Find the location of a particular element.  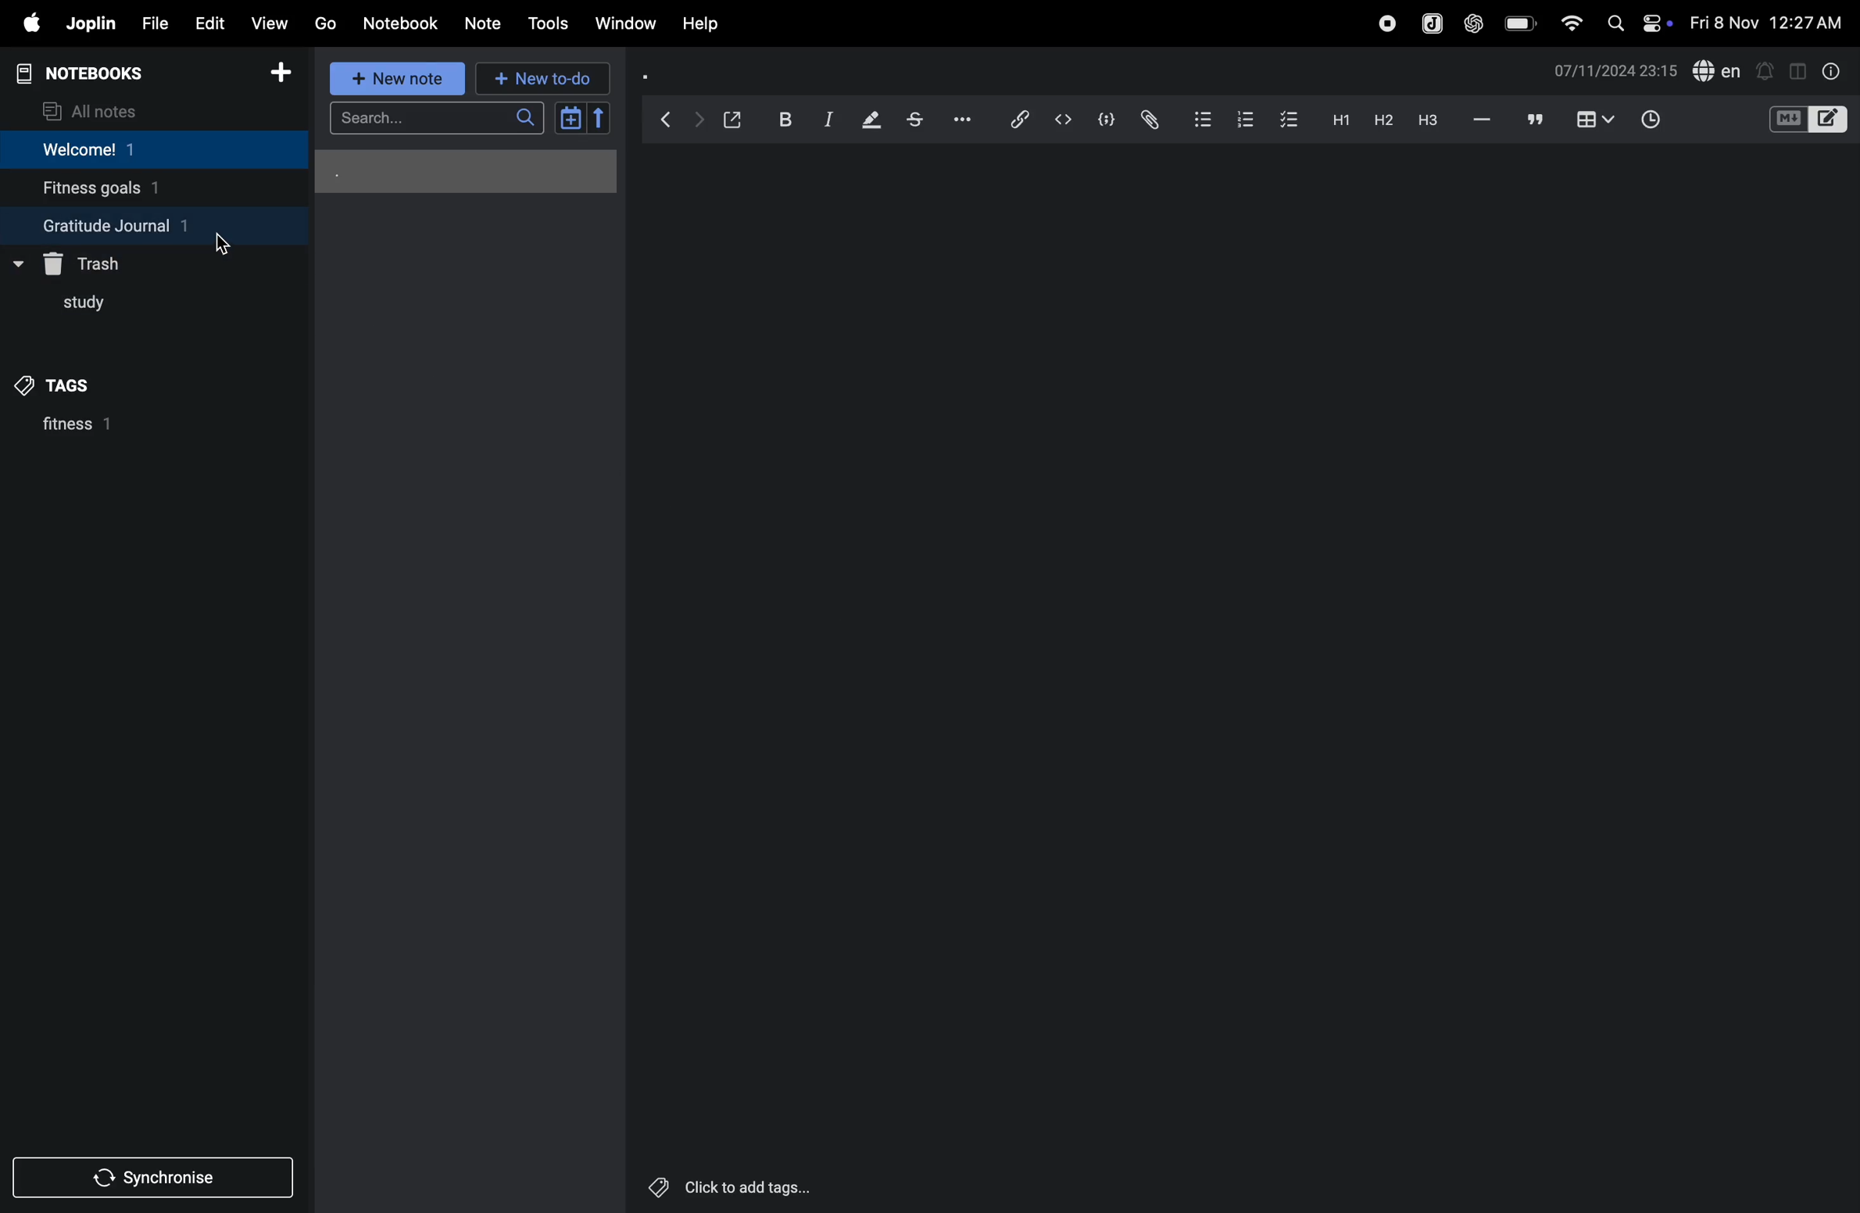

chatgpt is located at coordinates (1472, 25).